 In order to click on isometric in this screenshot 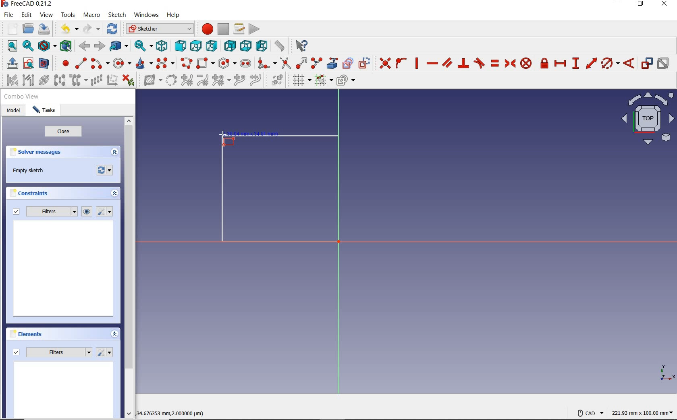, I will do `click(163, 46)`.